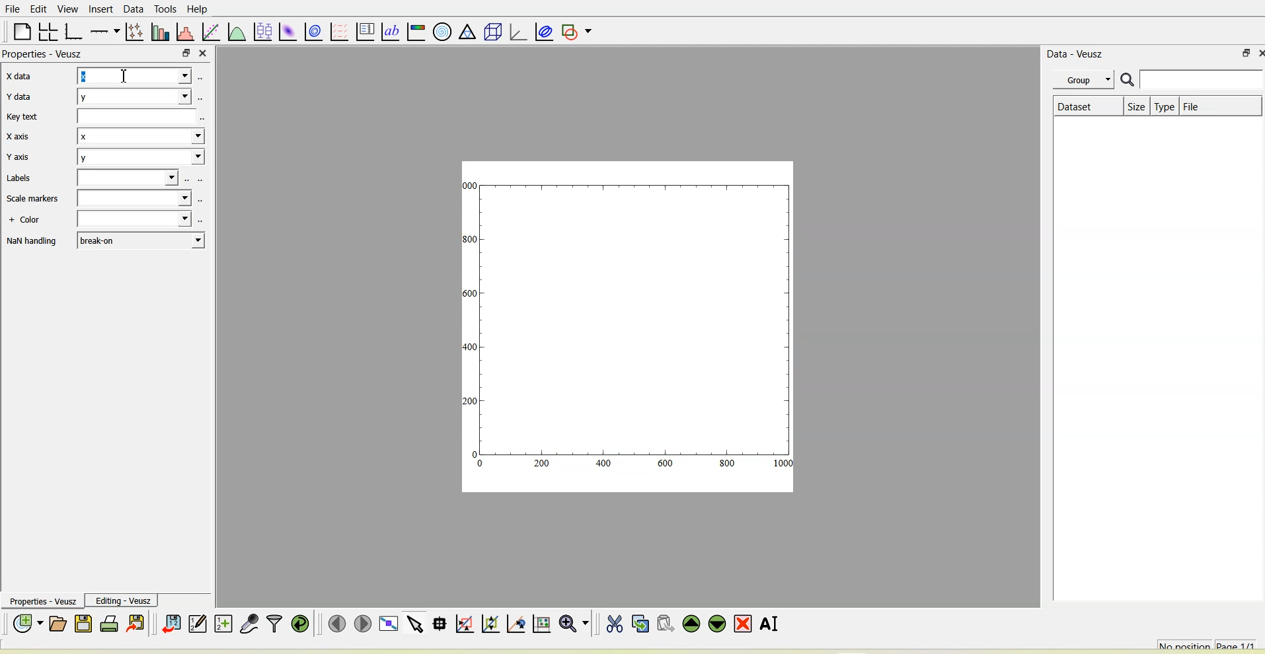 The width and height of the screenshot is (1265, 654). What do you see at coordinates (336, 623) in the screenshot?
I see `Move to the previous page` at bounding box center [336, 623].